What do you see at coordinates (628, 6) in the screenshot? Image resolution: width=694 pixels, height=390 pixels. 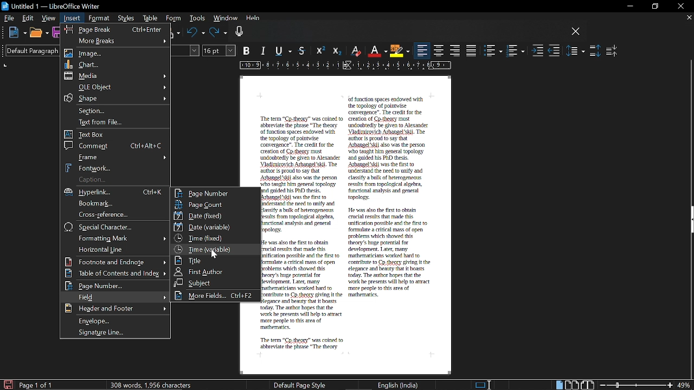 I see `Minimize` at bounding box center [628, 6].